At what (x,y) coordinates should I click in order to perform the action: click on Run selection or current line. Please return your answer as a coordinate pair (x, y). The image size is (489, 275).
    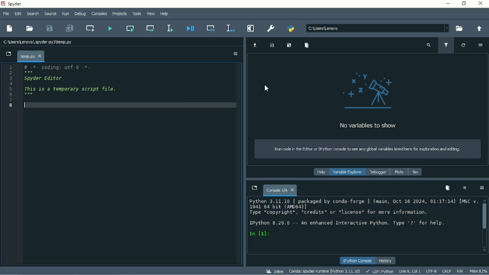
    Looking at the image, I should click on (170, 28).